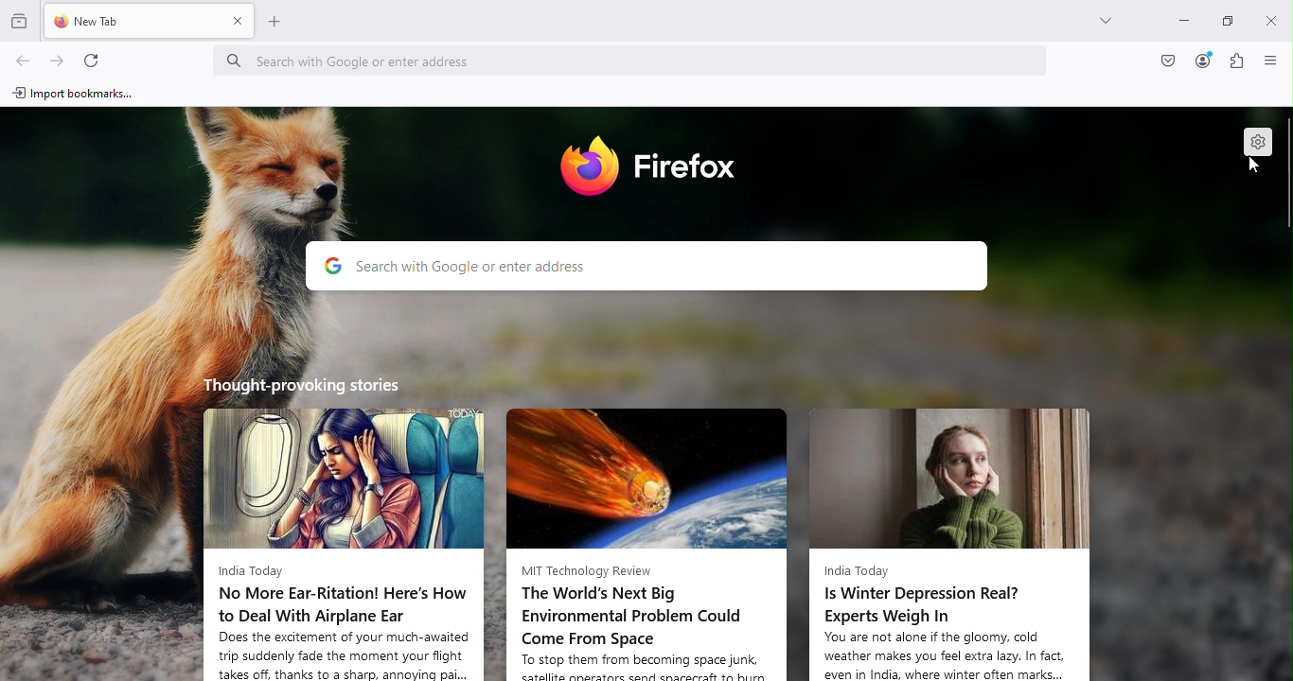 The width and height of the screenshot is (1293, 681). I want to click on Reload the current page, so click(92, 59).